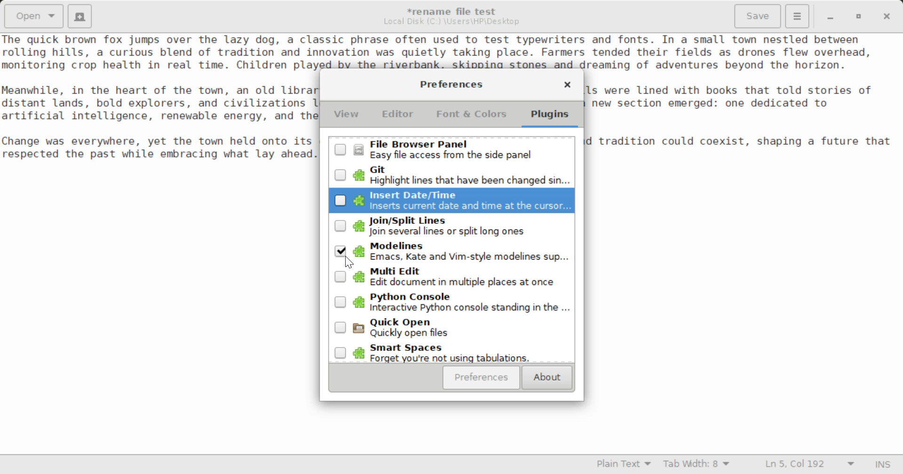  What do you see at coordinates (79, 15) in the screenshot?
I see `Create New Document` at bounding box center [79, 15].